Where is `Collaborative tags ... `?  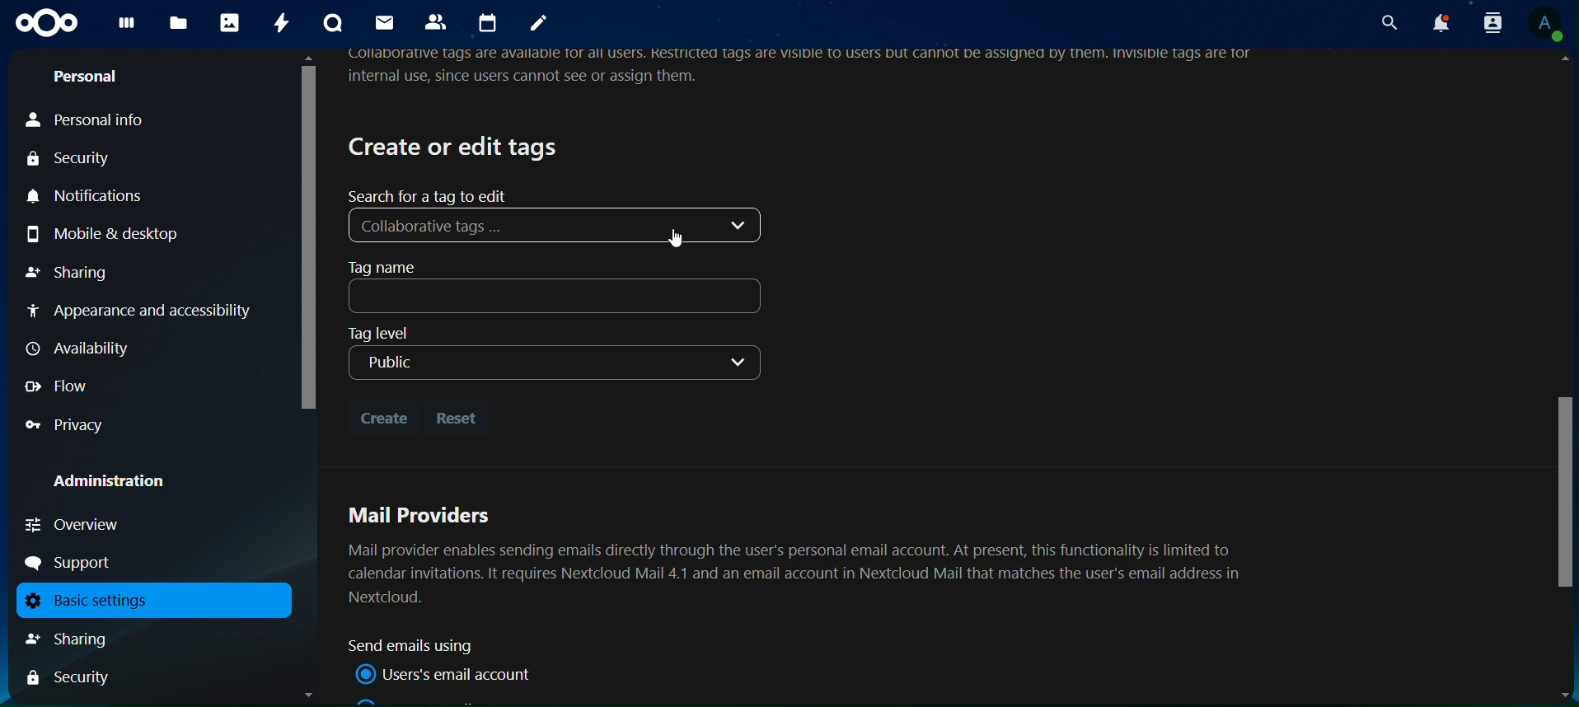
Collaborative tags ...  is located at coordinates (560, 225).